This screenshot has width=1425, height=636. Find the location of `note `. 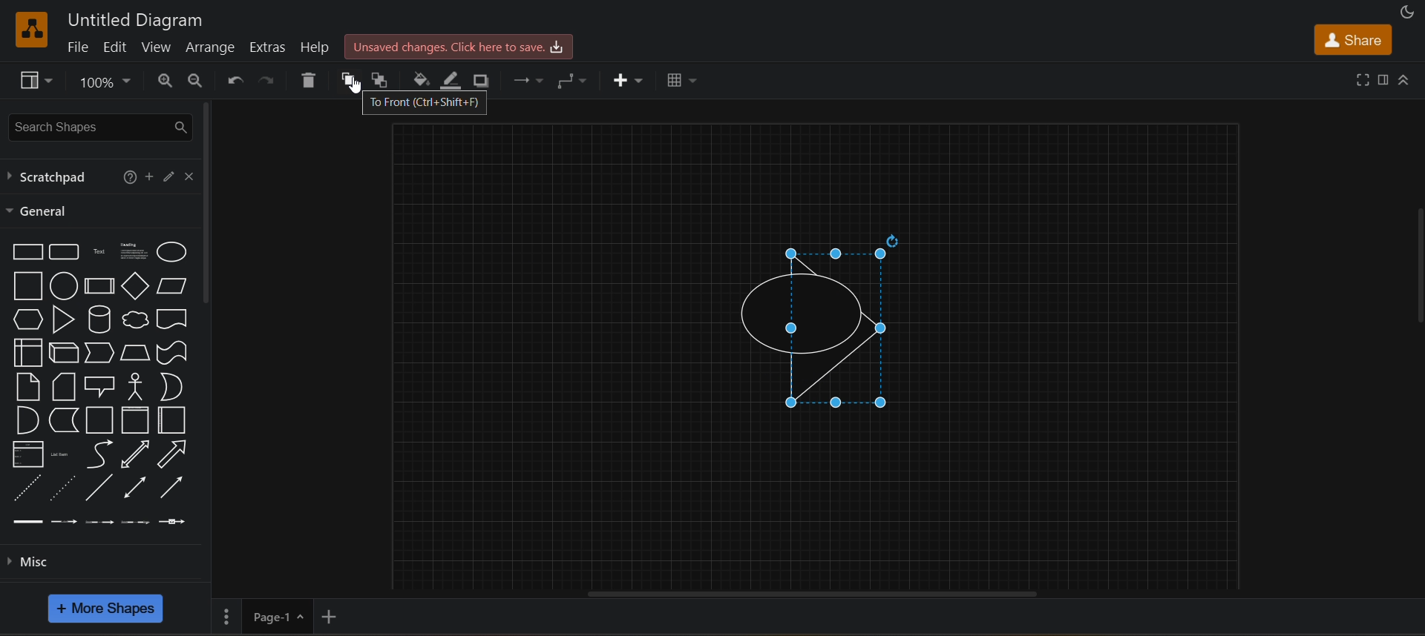

note  is located at coordinates (29, 386).